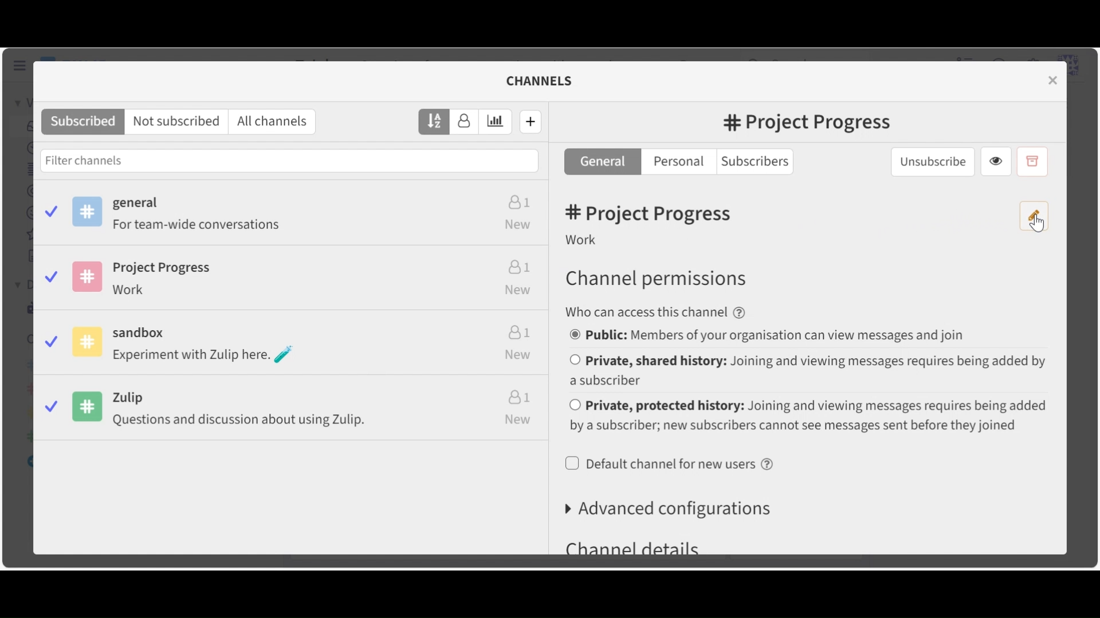 Image resolution: width=1100 pixels, height=618 pixels. Describe the element at coordinates (995, 161) in the screenshot. I see `VIew Channel` at that location.